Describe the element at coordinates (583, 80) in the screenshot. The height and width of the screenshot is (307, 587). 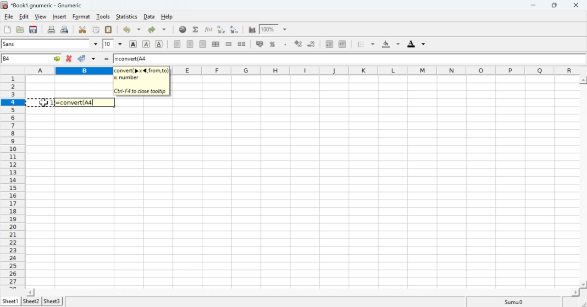
I see `scroll up` at that location.